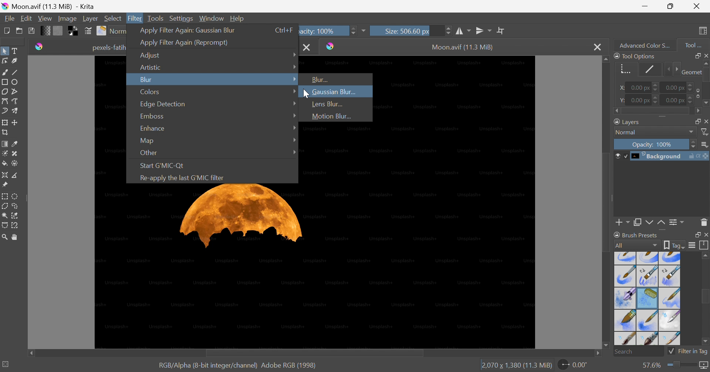 The width and height of the screenshot is (710, 372). Describe the element at coordinates (162, 166) in the screenshot. I see `Start G'MIC -Qt` at that location.